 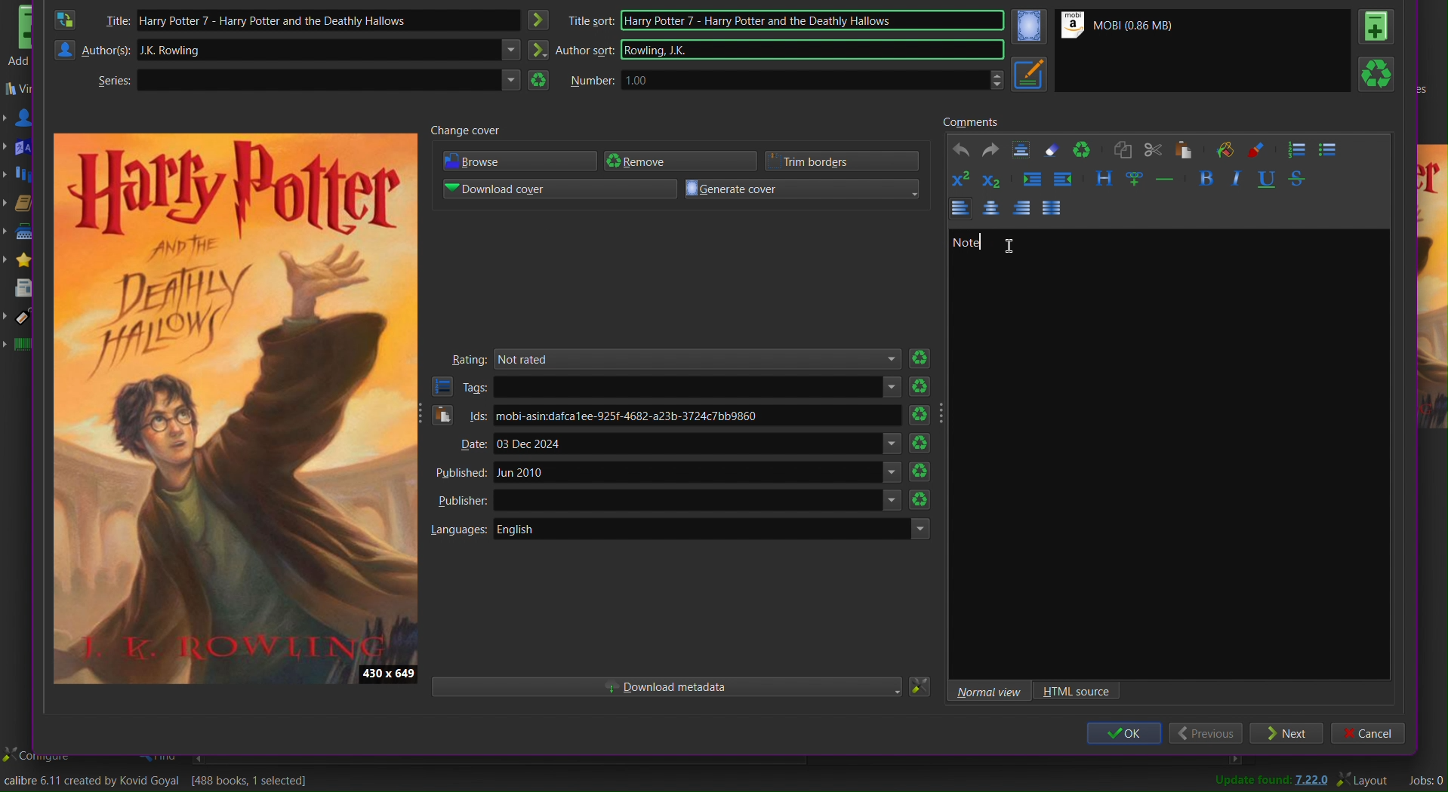 I want to click on HTML source, so click(x=1077, y=692).